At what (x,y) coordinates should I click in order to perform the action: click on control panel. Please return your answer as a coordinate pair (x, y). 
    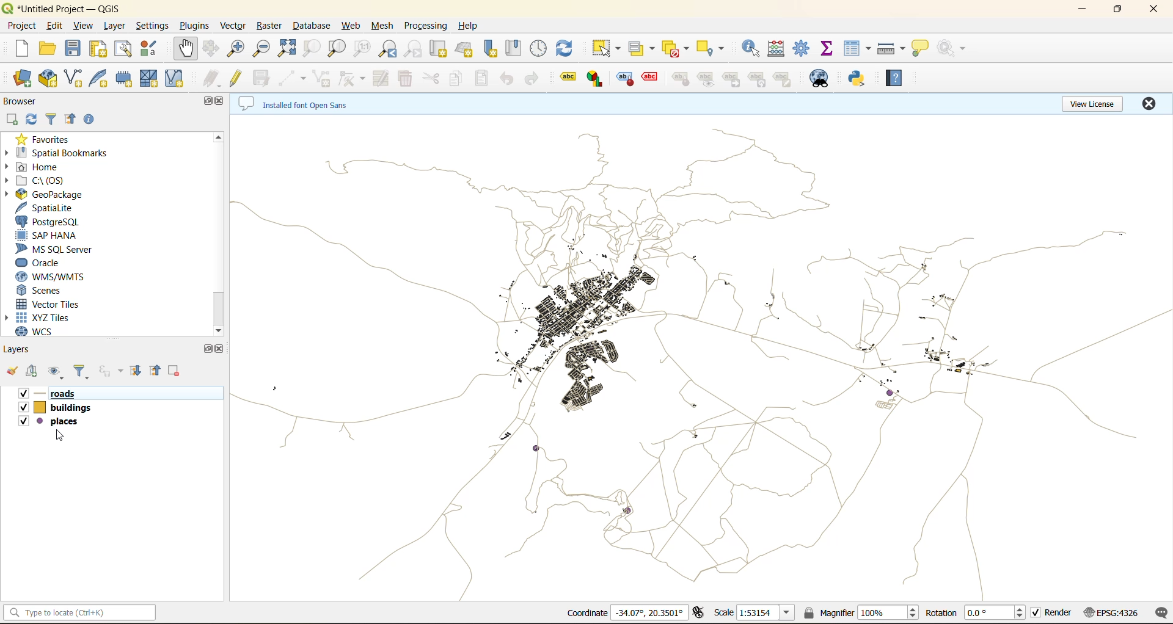
    Looking at the image, I should click on (541, 46).